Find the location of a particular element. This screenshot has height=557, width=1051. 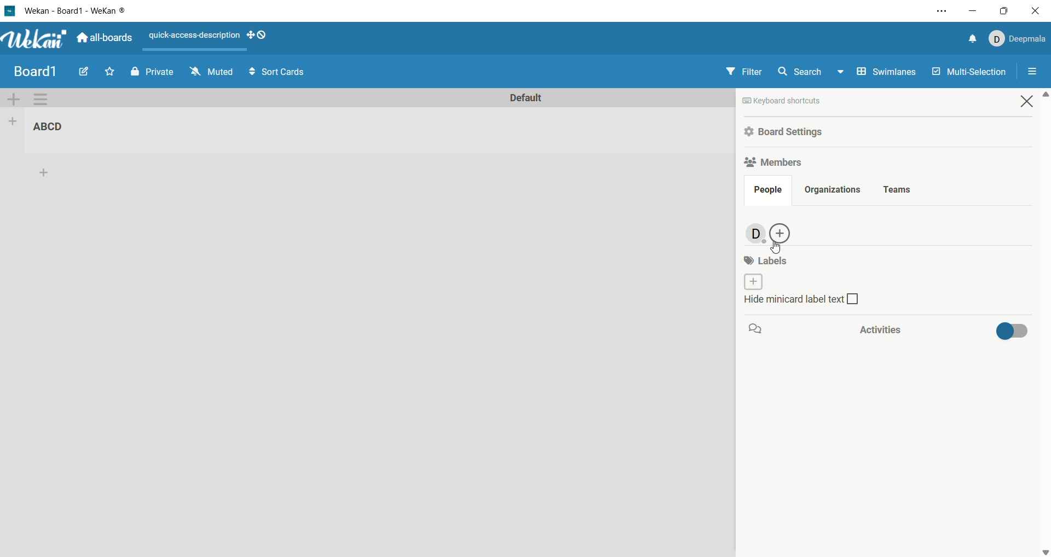

swimlane action is located at coordinates (45, 100).